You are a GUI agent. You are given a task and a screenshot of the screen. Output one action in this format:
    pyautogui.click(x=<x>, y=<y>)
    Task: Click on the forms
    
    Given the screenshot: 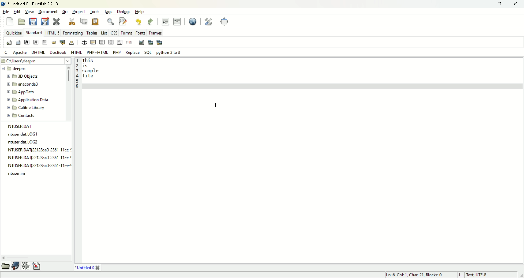 What is the action you would take?
    pyautogui.click(x=126, y=32)
    